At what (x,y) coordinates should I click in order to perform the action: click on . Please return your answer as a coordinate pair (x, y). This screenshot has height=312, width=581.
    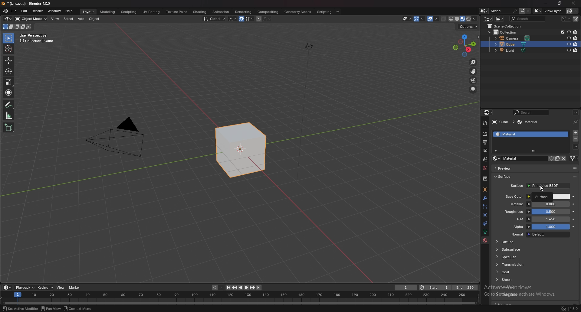
    Looking at the image, I should click on (559, 308).